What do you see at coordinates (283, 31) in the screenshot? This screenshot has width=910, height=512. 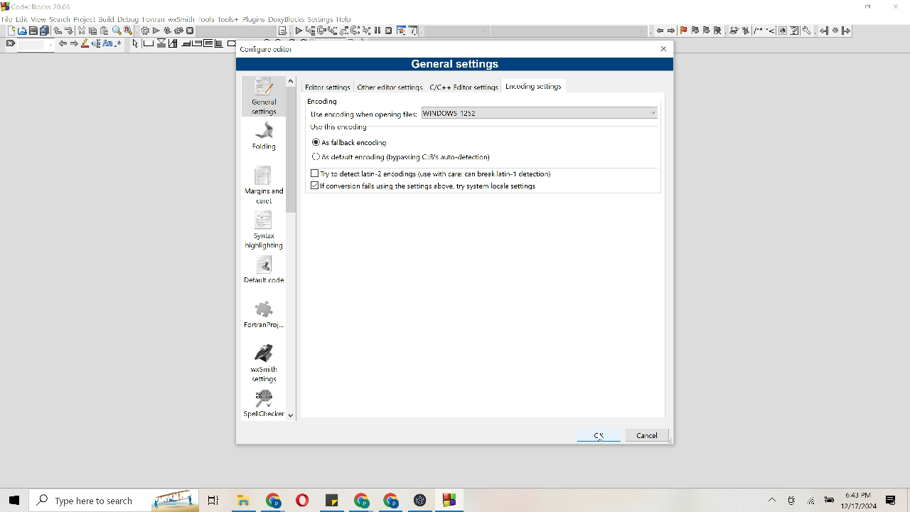 I see `Note` at bounding box center [283, 31].